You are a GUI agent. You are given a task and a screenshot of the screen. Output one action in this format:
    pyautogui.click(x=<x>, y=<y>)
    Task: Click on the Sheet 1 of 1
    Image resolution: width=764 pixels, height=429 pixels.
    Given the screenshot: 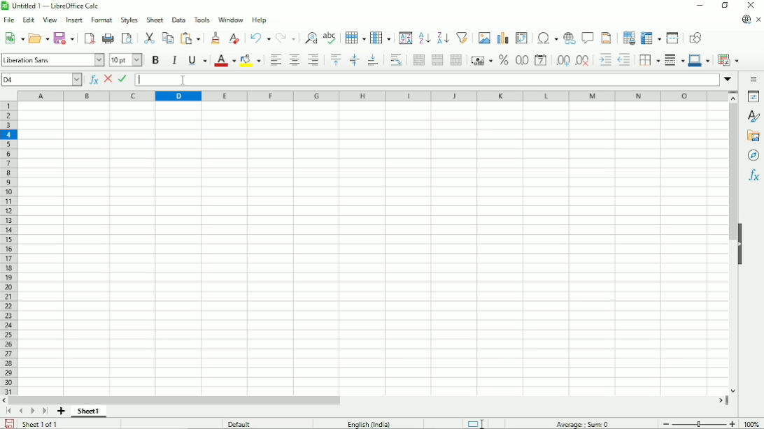 What is the action you would take?
    pyautogui.click(x=40, y=423)
    